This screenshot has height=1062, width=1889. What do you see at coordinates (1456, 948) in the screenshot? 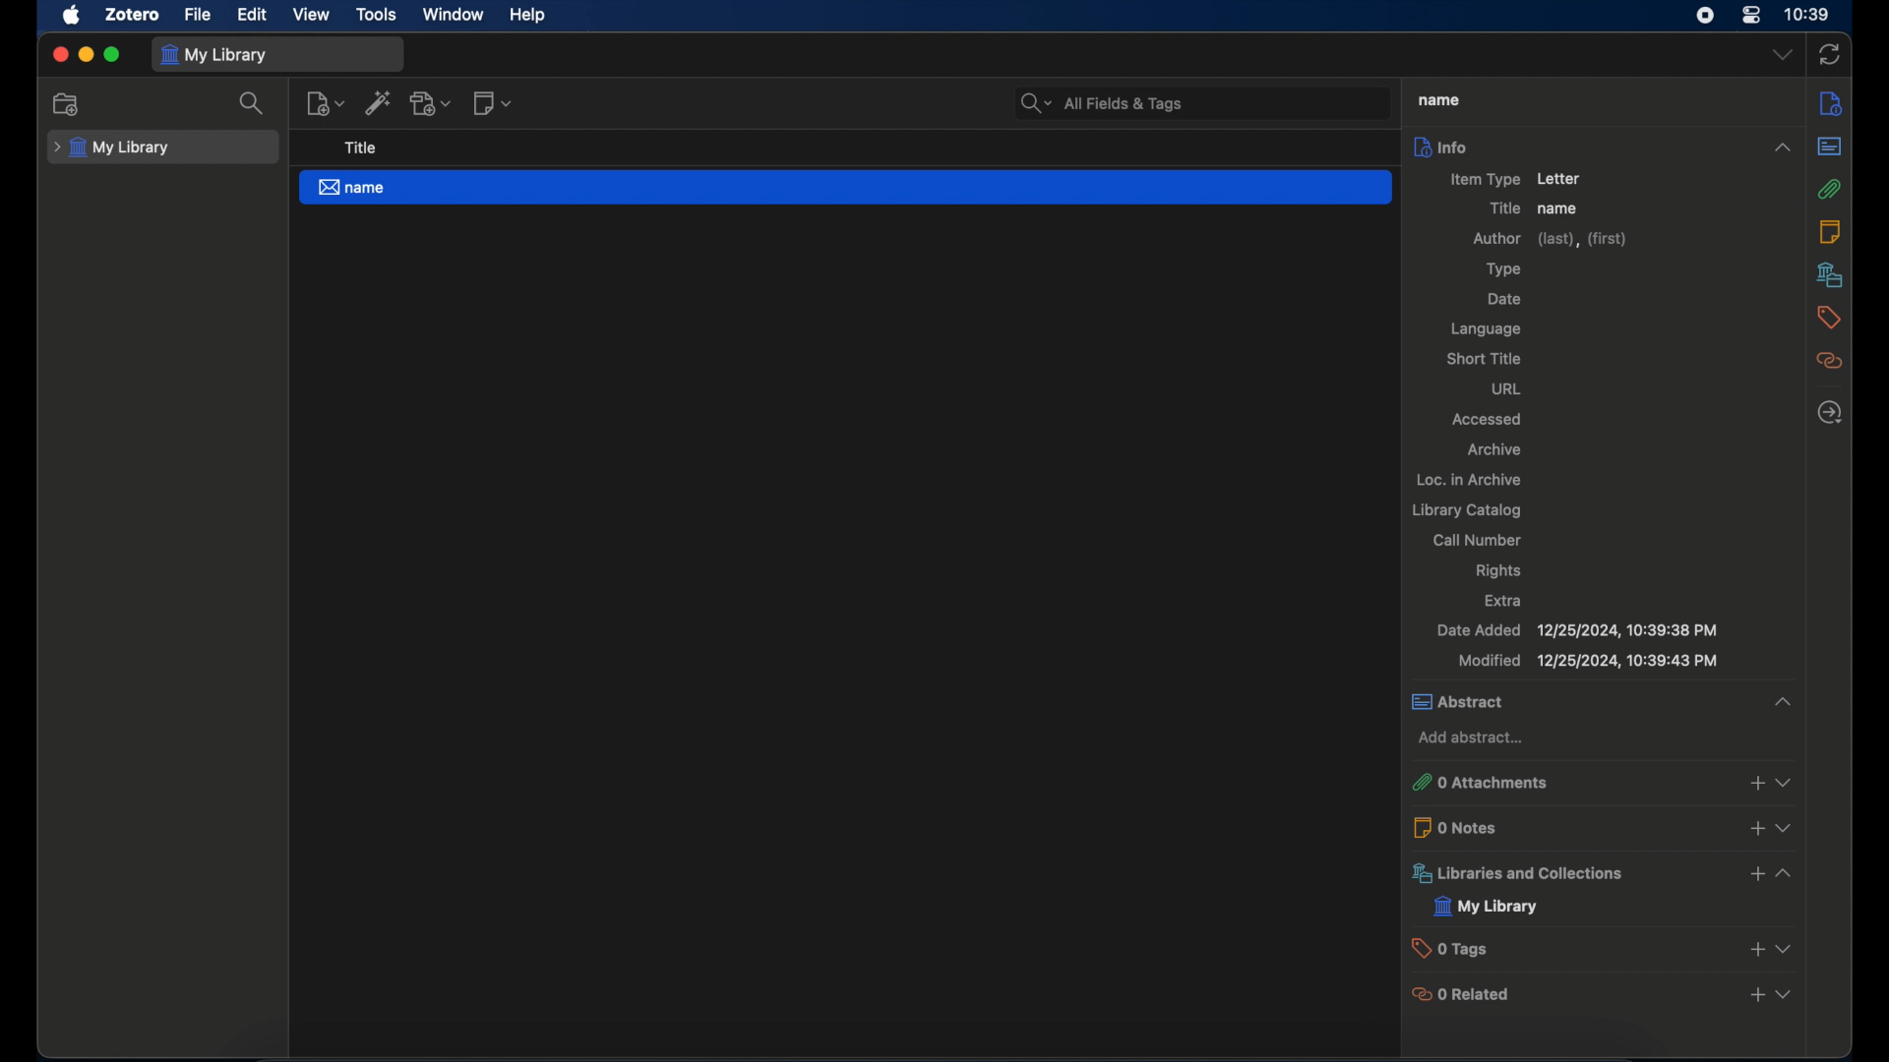
I see `0 tags` at bounding box center [1456, 948].